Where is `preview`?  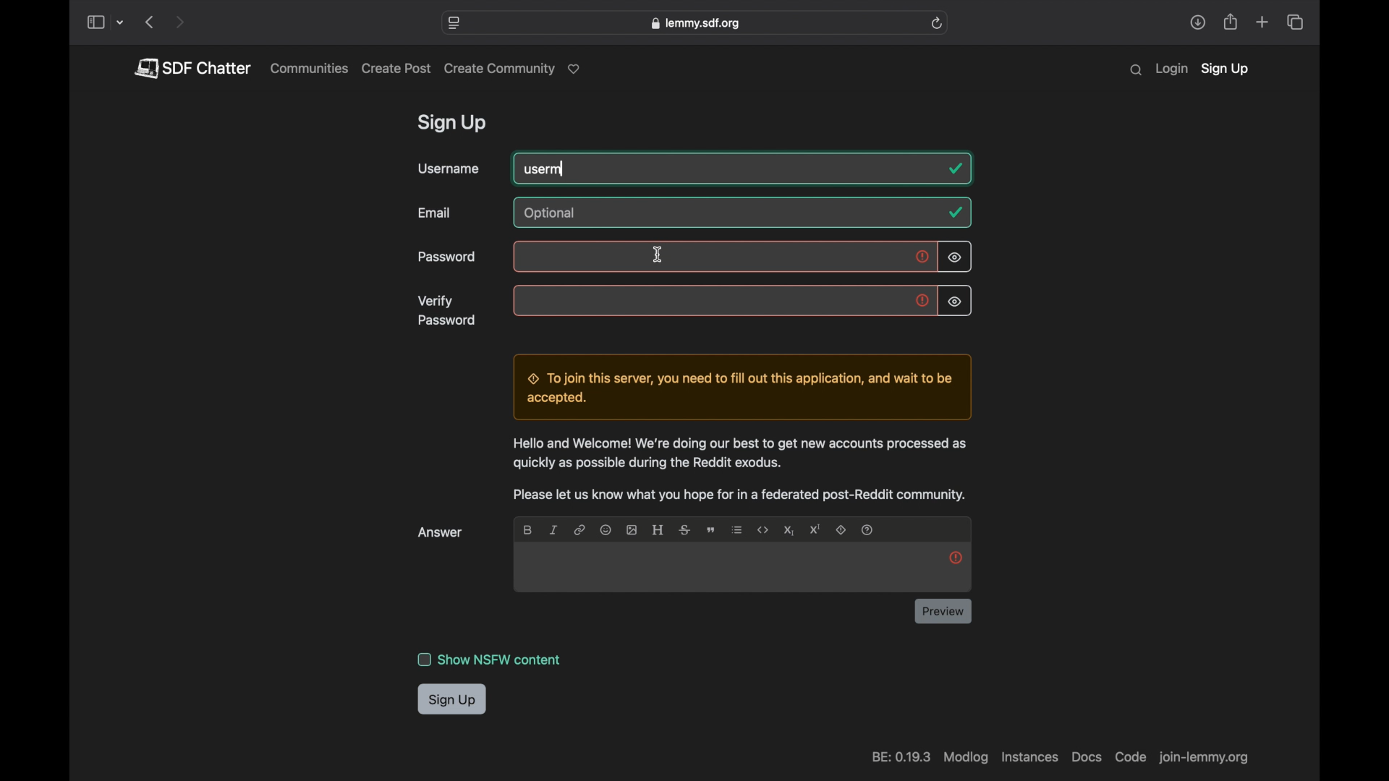
preview is located at coordinates (943, 611).